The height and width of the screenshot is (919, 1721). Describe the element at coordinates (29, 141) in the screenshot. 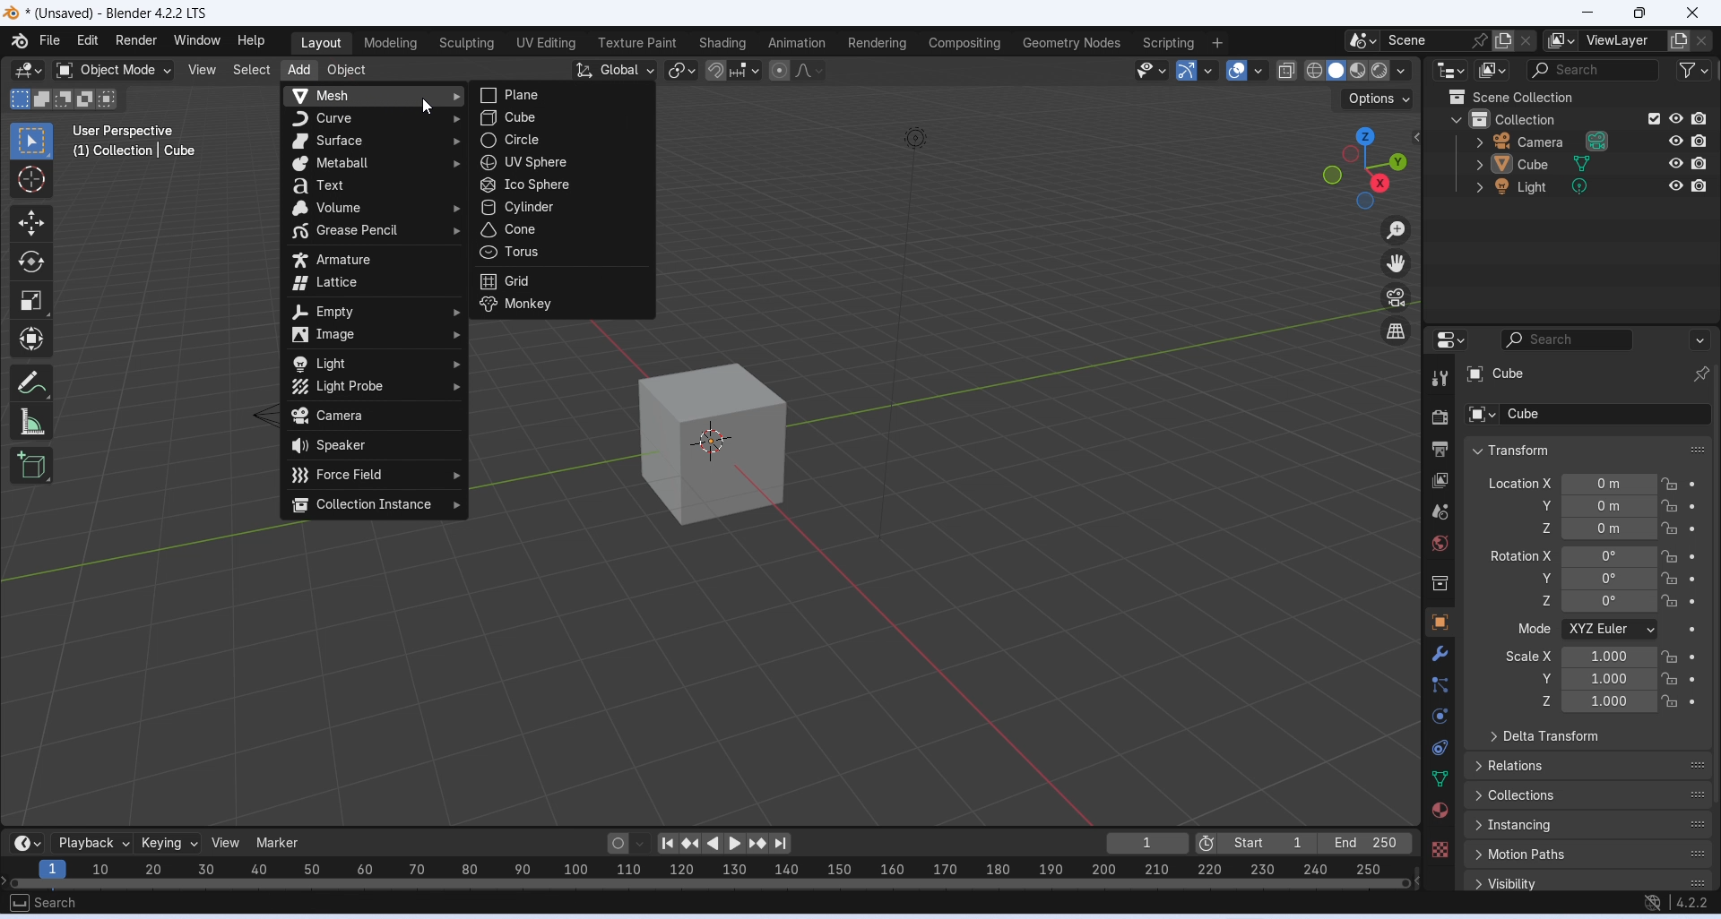

I see `Select box` at that location.